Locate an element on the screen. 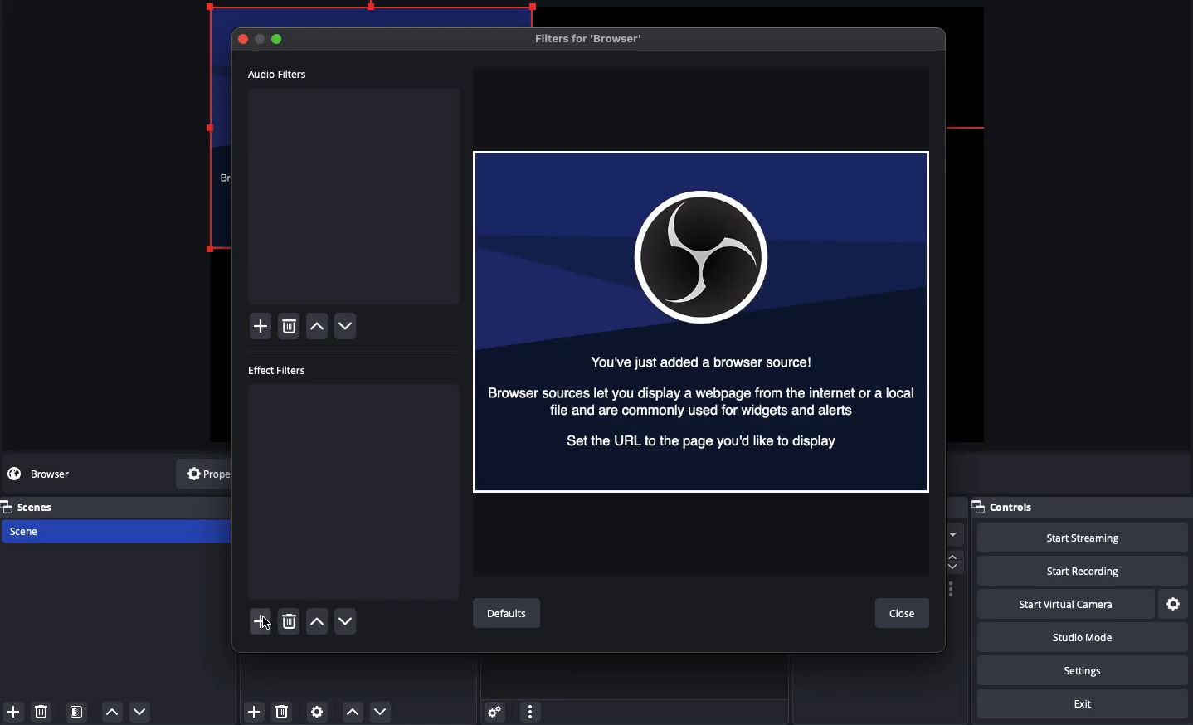  down is located at coordinates (140, 710).